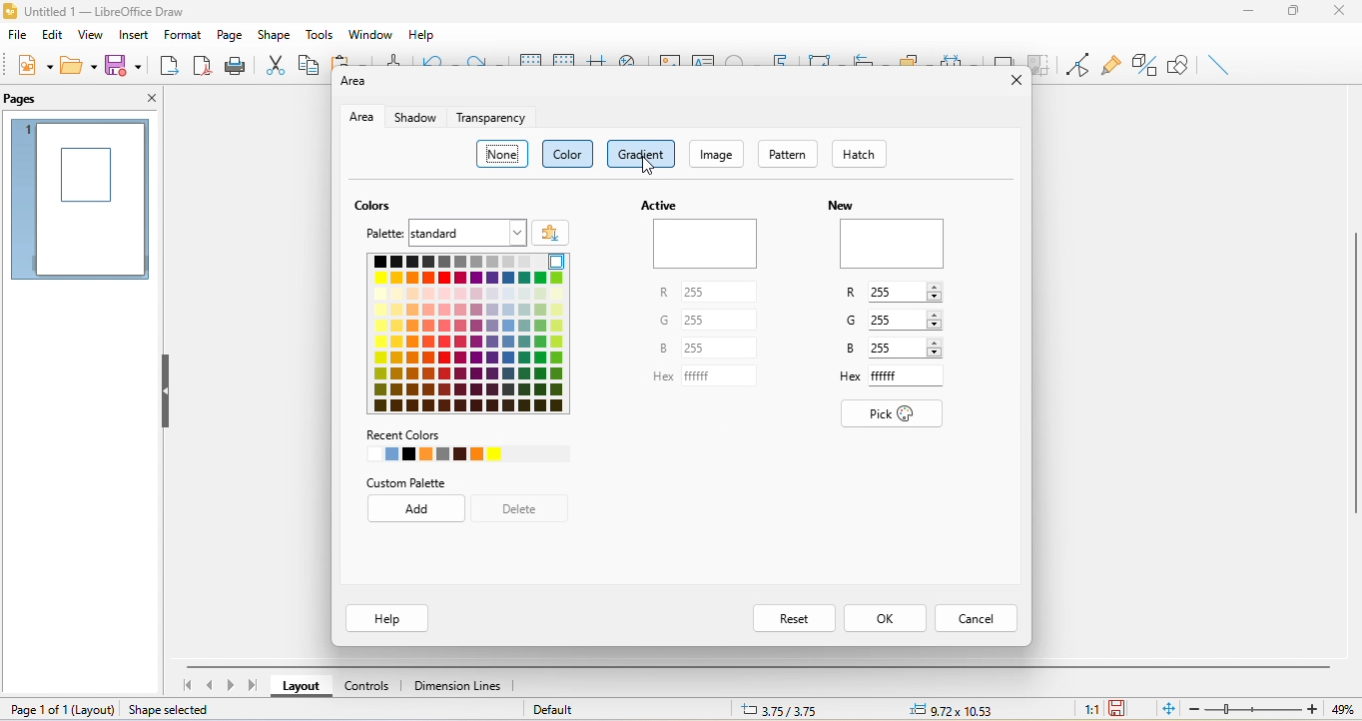  Describe the element at coordinates (660, 379) in the screenshot. I see `hex` at that location.